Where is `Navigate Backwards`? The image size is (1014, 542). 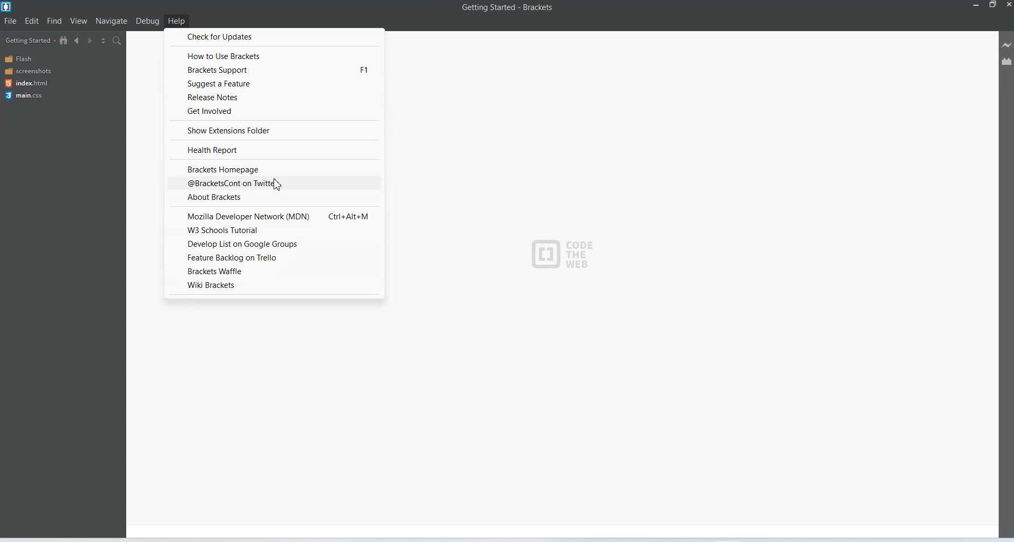 Navigate Backwards is located at coordinates (78, 41).